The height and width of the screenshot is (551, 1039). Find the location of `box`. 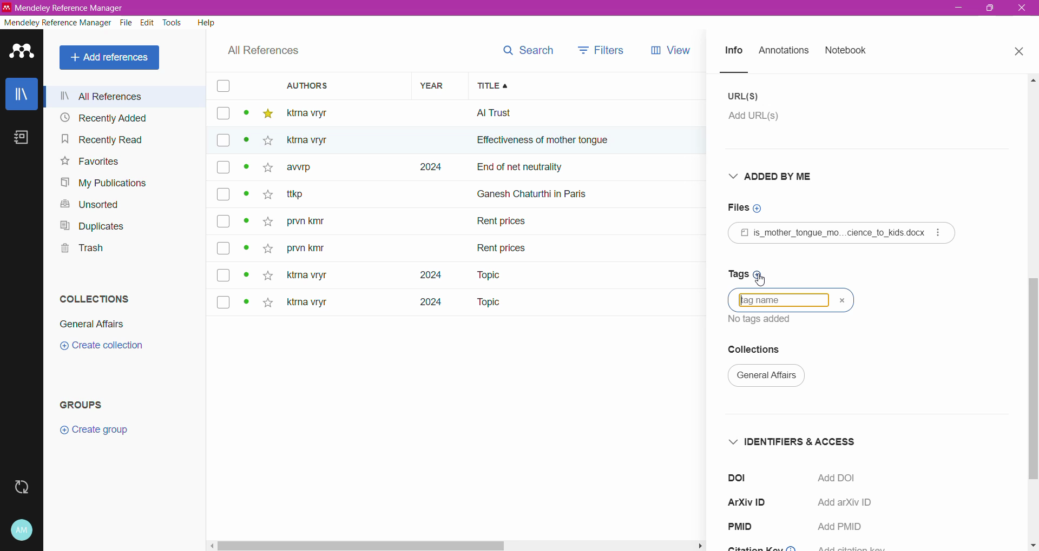

box is located at coordinates (224, 249).